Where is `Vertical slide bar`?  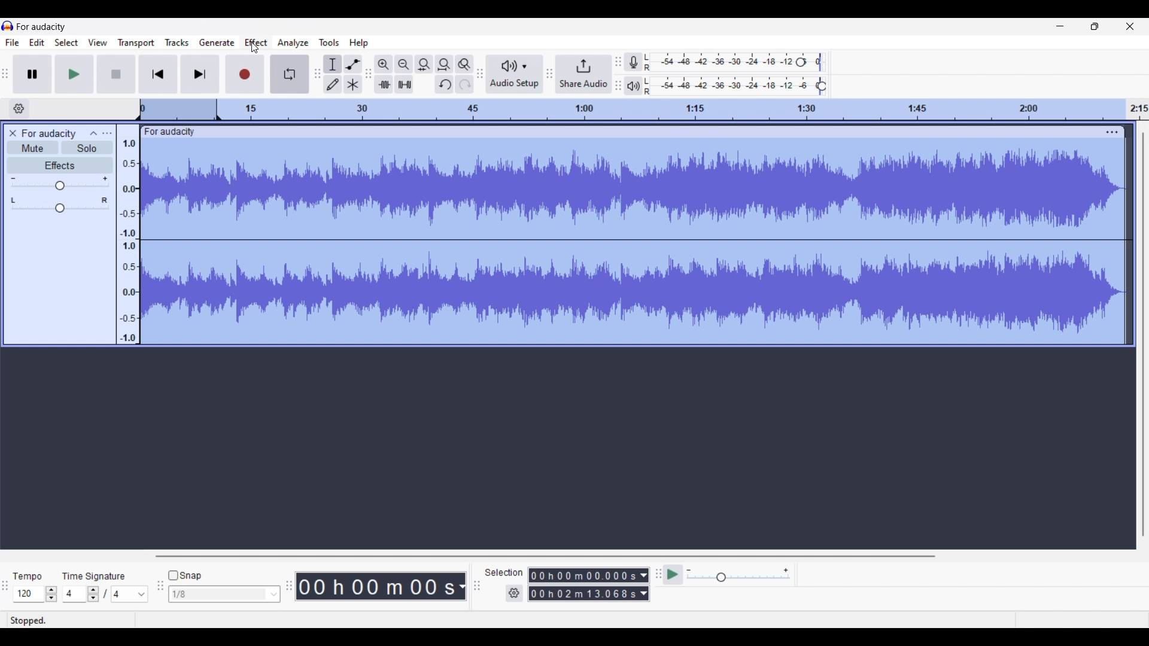
Vertical slide bar is located at coordinates (1143, 334).